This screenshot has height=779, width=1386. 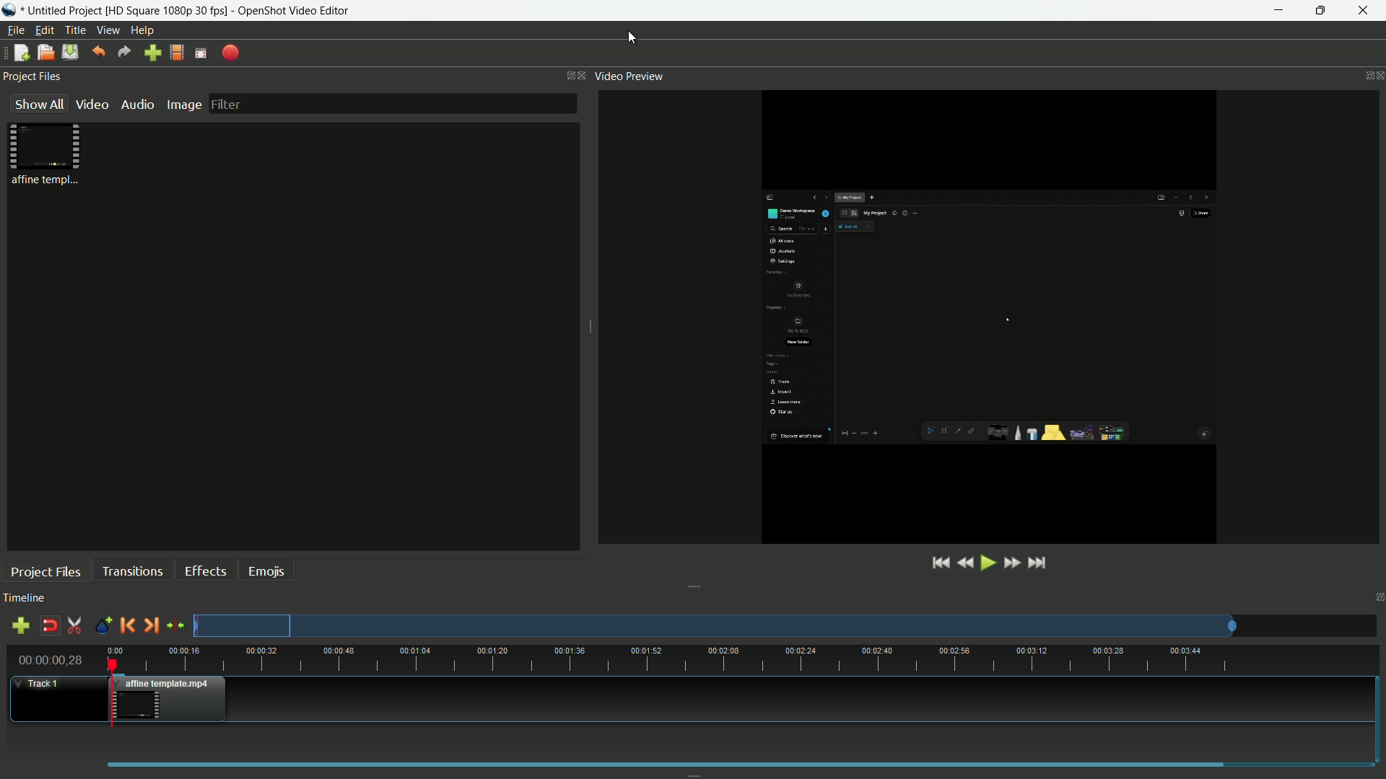 What do you see at coordinates (1011, 564) in the screenshot?
I see `fast forward` at bounding box center [1011, 564].